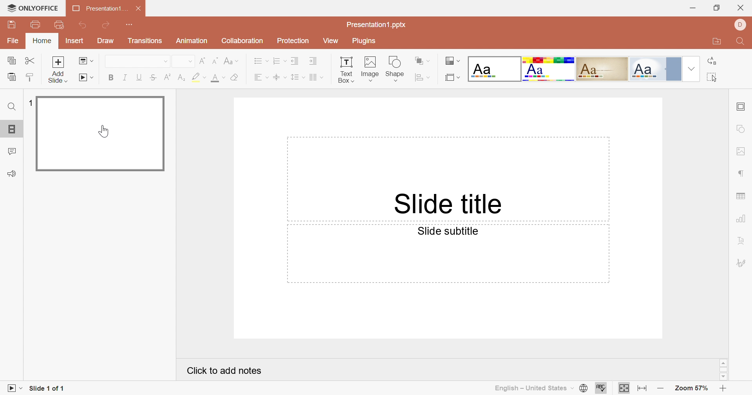 This screenshot has width=752, height=395. Describe the element at coordinates (217, 78) in the screenshot. I see `Font color` at that location.